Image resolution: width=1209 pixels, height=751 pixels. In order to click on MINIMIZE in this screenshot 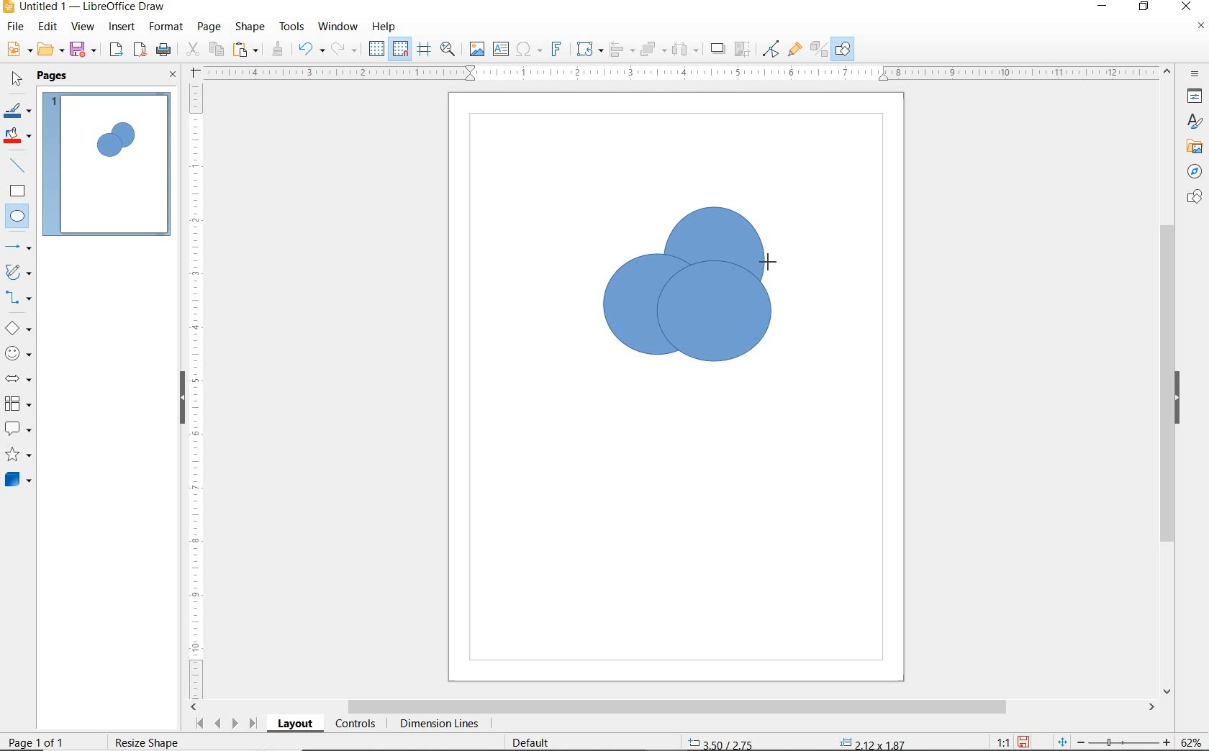, I will do `click(1105, 7)`.